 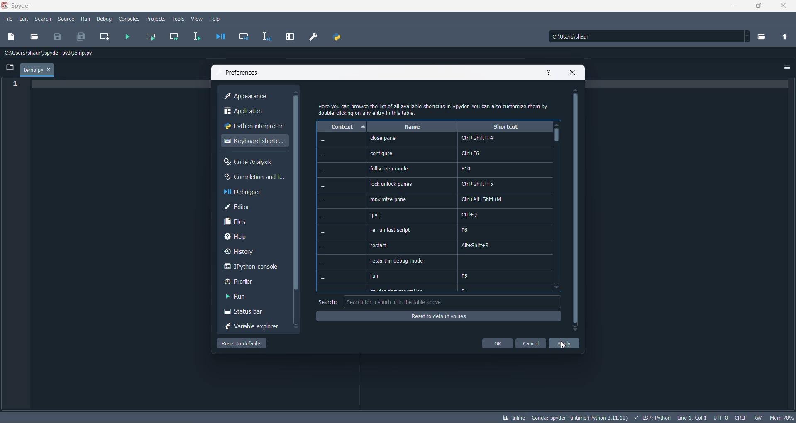 I want to click on minimize, so click(x=737, y=7).